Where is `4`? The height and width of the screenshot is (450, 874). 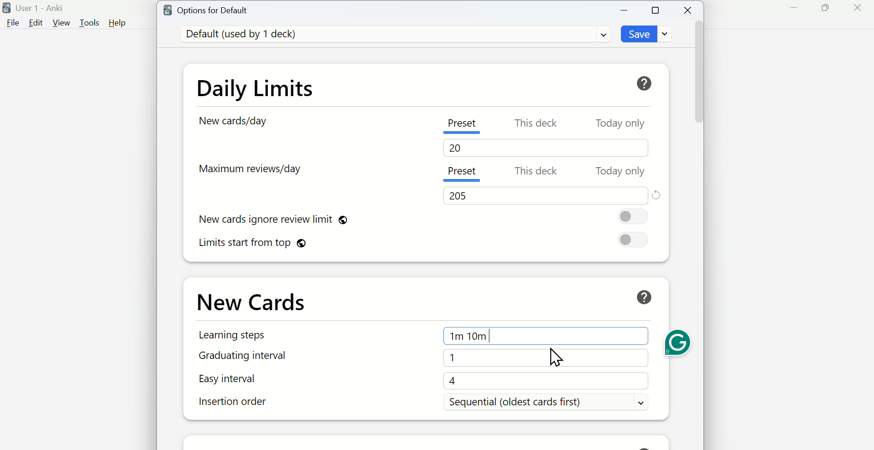 4 is located at coordinates (549, 382).